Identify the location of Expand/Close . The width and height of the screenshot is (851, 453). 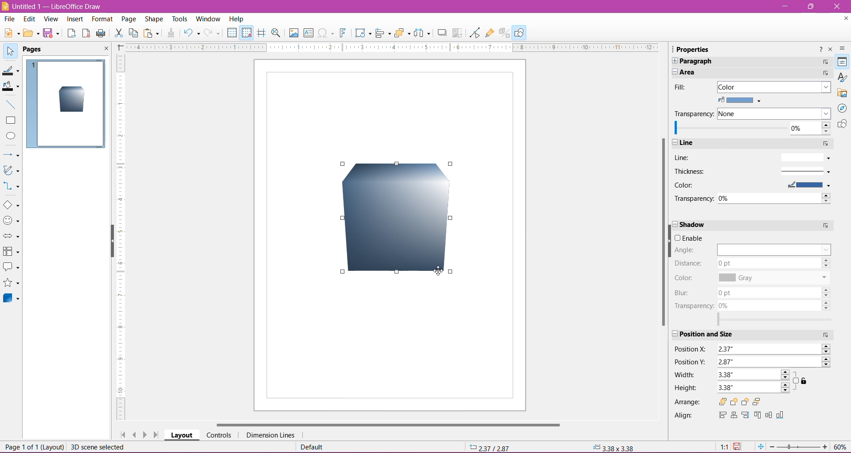
(674, 225).